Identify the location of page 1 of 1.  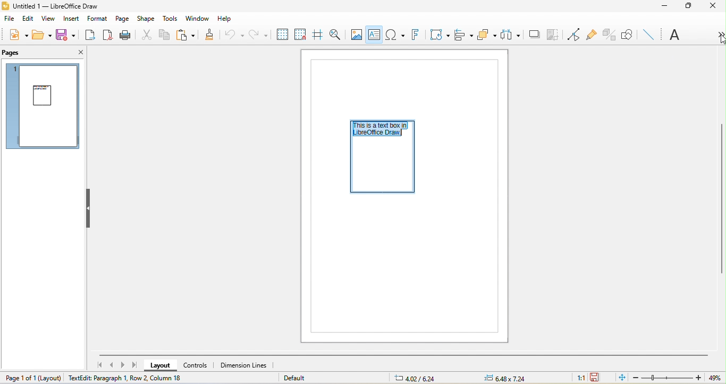
(32, 379).